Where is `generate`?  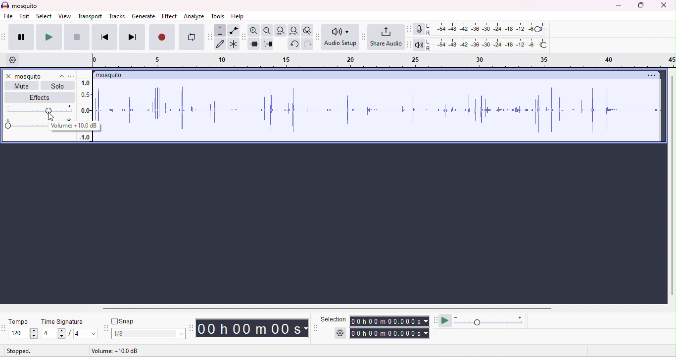
generate is located at coordinates (144, 16).